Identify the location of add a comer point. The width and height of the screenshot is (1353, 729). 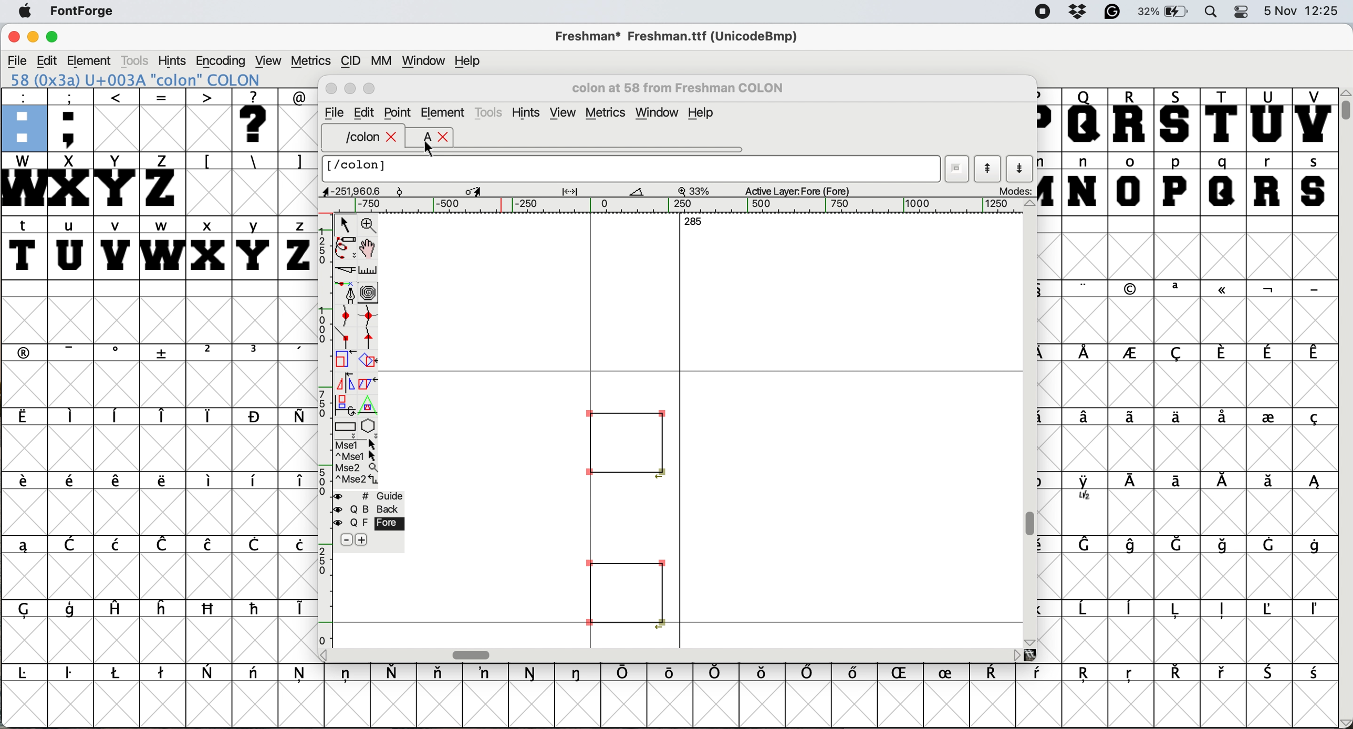
(344, 339).